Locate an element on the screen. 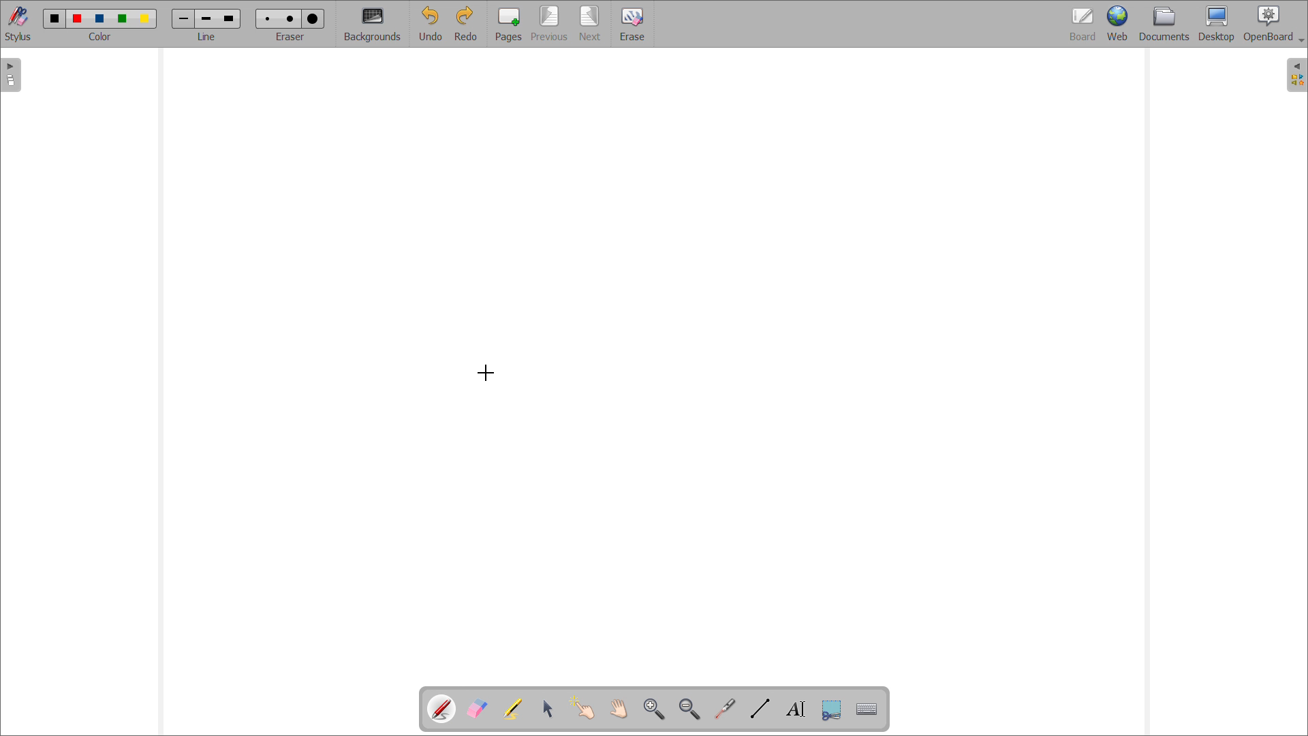 This screenshot has height=736, width=1308. color is located at coordinates (102, 18).